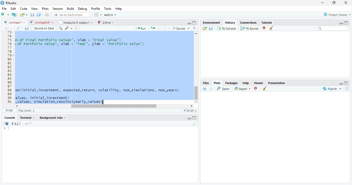 Image resolution: width=352 pixels, height=185 pixels. Describe the element at coordinates (196, 101) in the screenshot. I see `Scroll down` at that location.